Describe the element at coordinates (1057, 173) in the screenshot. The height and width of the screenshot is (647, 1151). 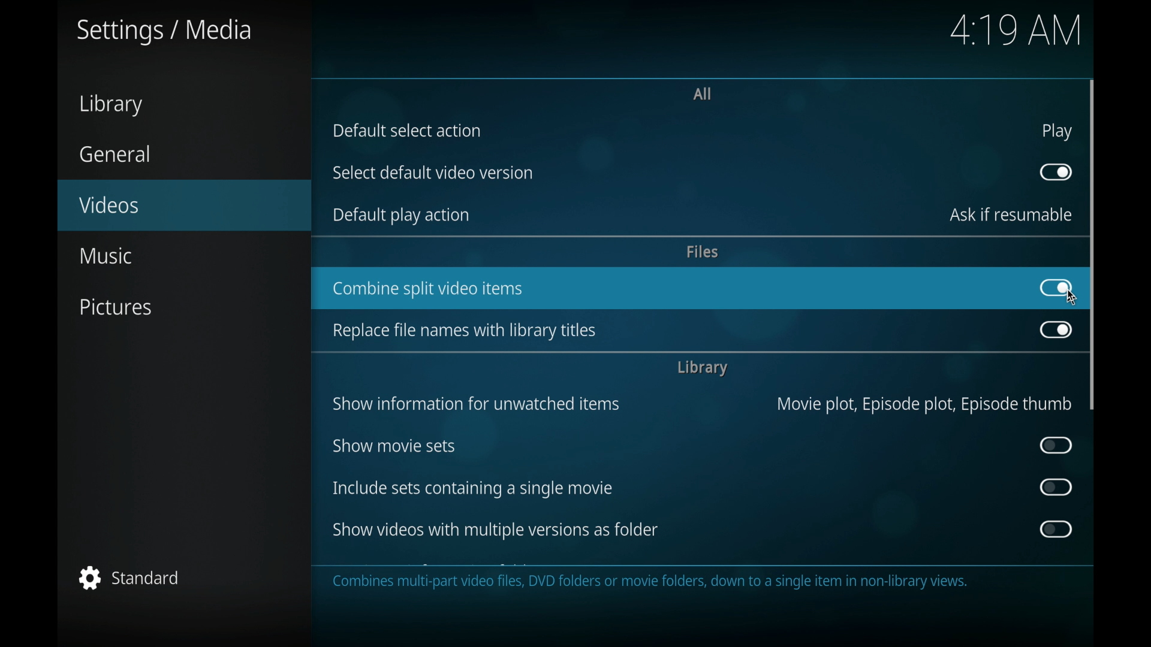
I see `toggle button` at that location.